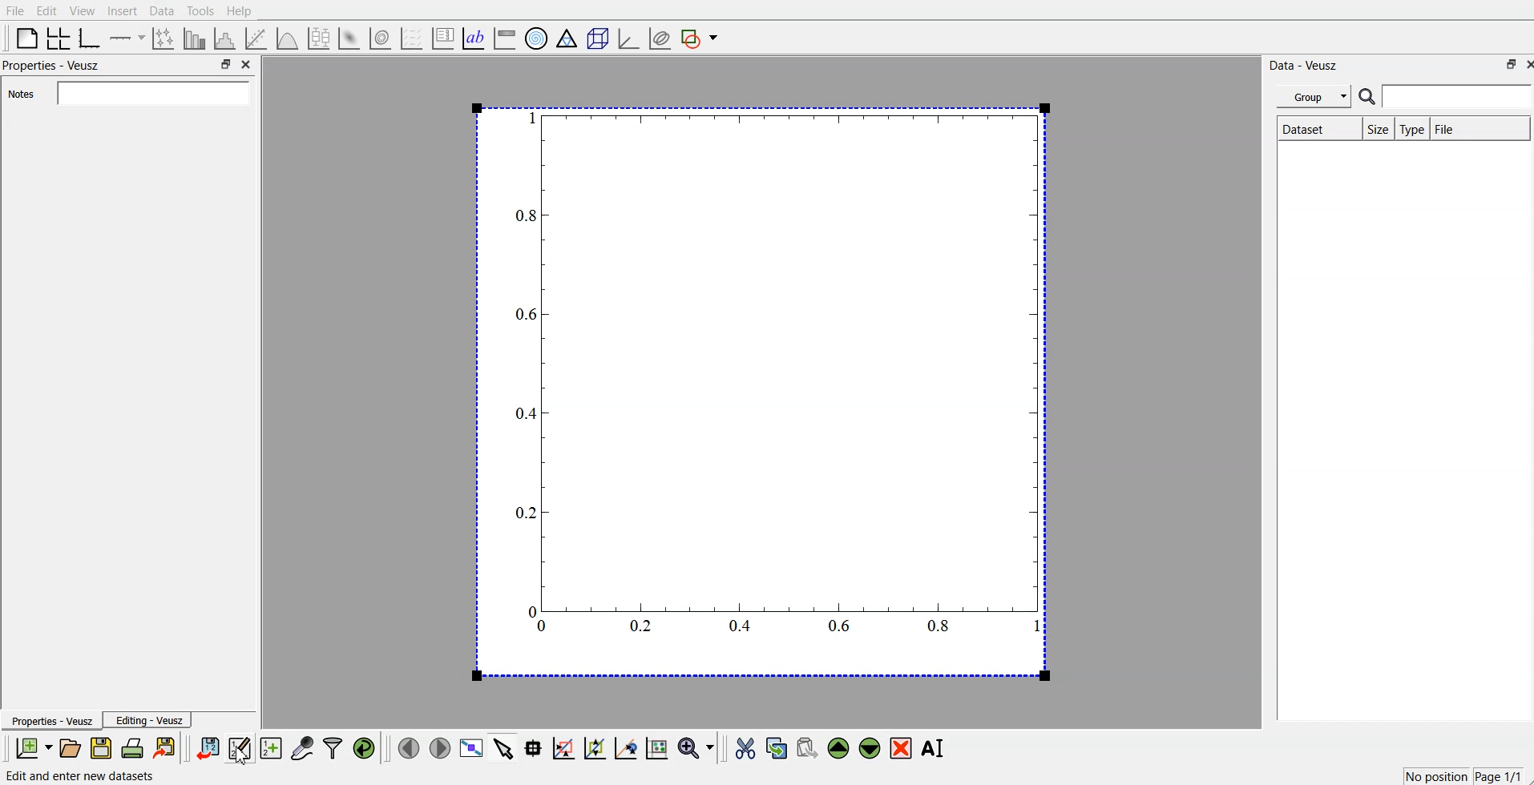 The image size is (1534, 785). What do you see at coordinates (333, 748) in the screenshot?
I see `filter data` at bounding box center [333, 748].